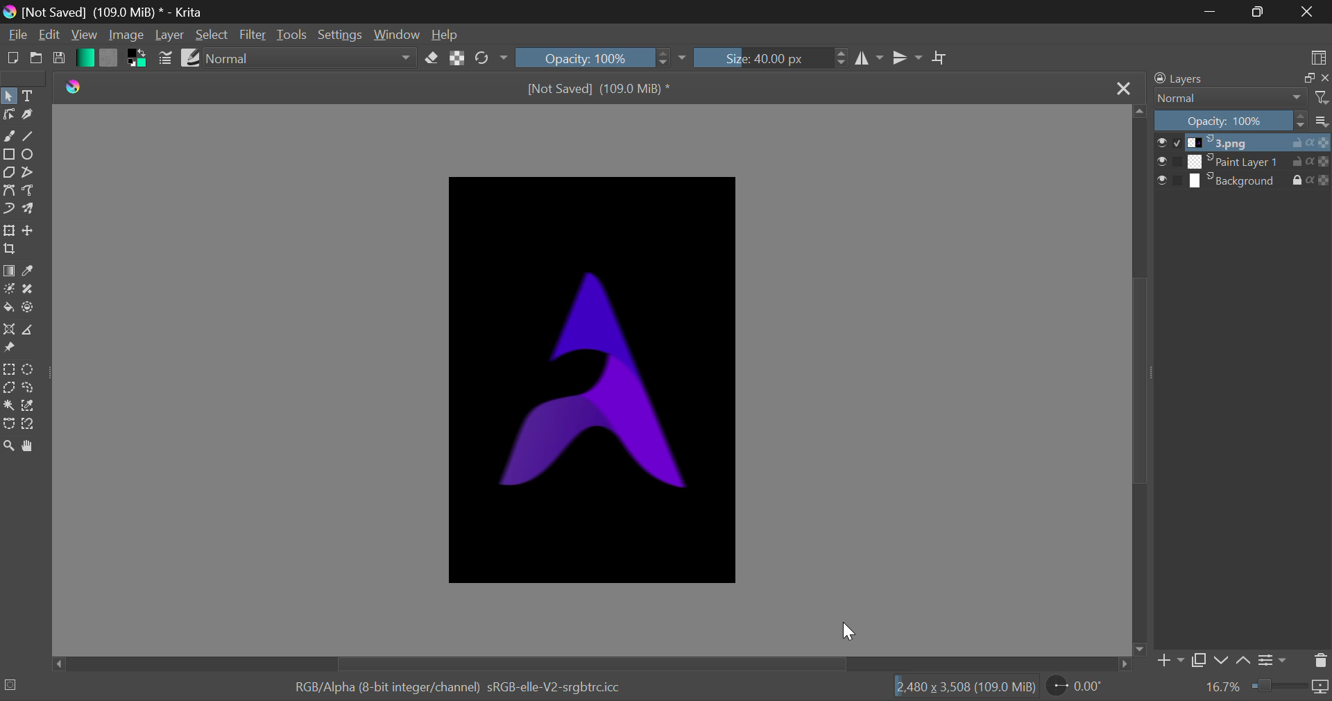 The height and width of the screenshot is (701, 1332). Describe the element at coordinates (76, 88) in the screenshot. I see `Krita Logo` at that location.